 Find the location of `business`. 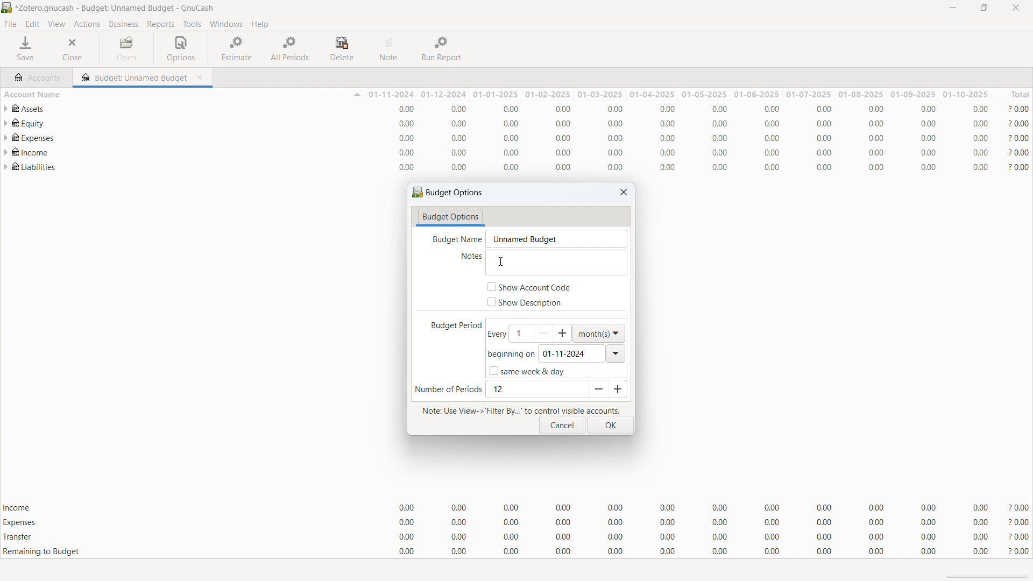

business is located at coordinates (124, 24).